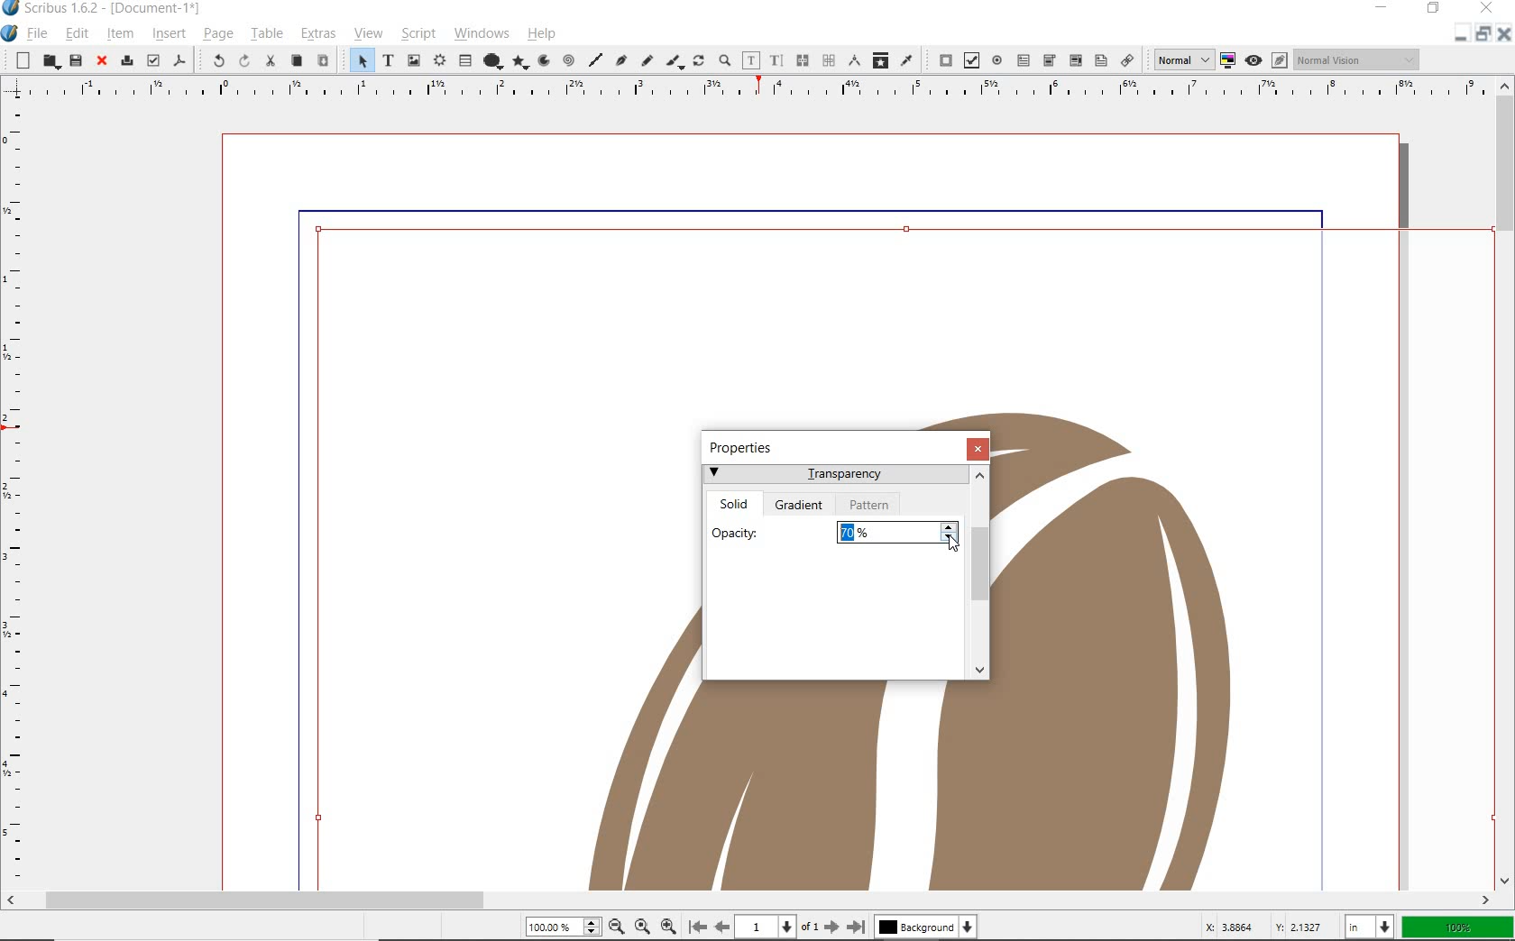 This screenshot has width=1515, height=941. I want to click on edit, so click(78, 35).